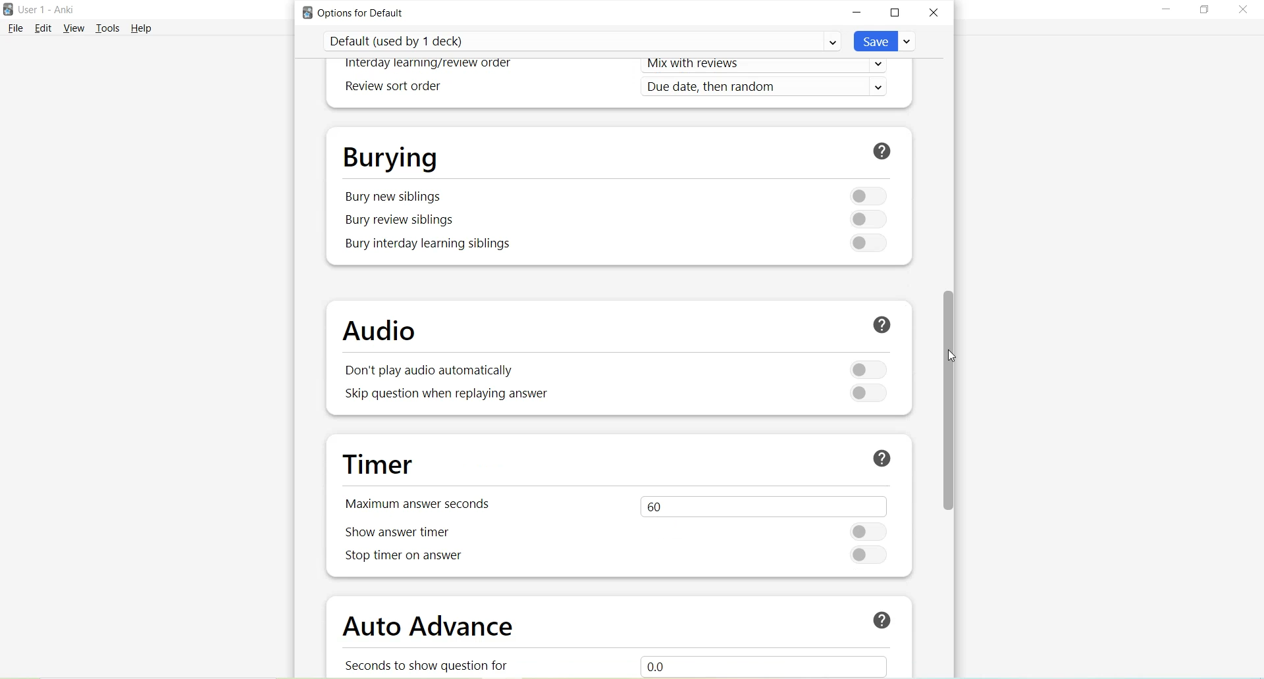 This screenshot has height=679, width=1264. I want to click on Toggle, so click(867, 391).